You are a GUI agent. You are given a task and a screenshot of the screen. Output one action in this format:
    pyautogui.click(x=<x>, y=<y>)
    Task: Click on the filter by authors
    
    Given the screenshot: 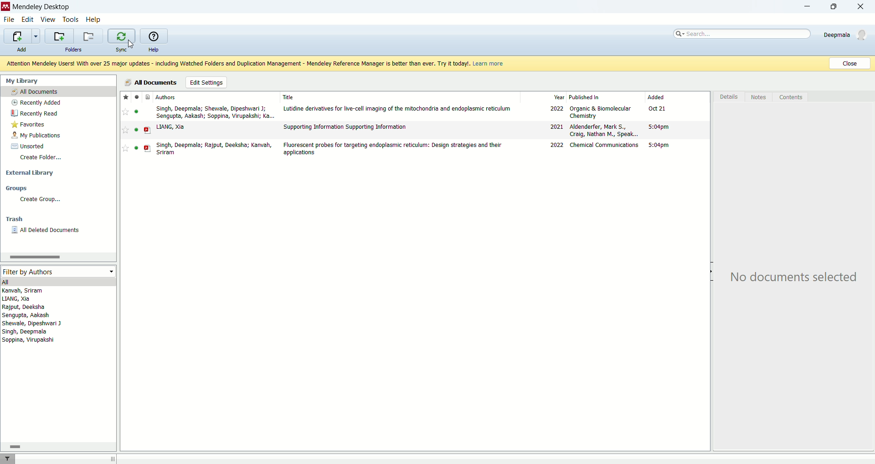 What is the action you would take?
    pyautogui.click(x=59, y=272)
    